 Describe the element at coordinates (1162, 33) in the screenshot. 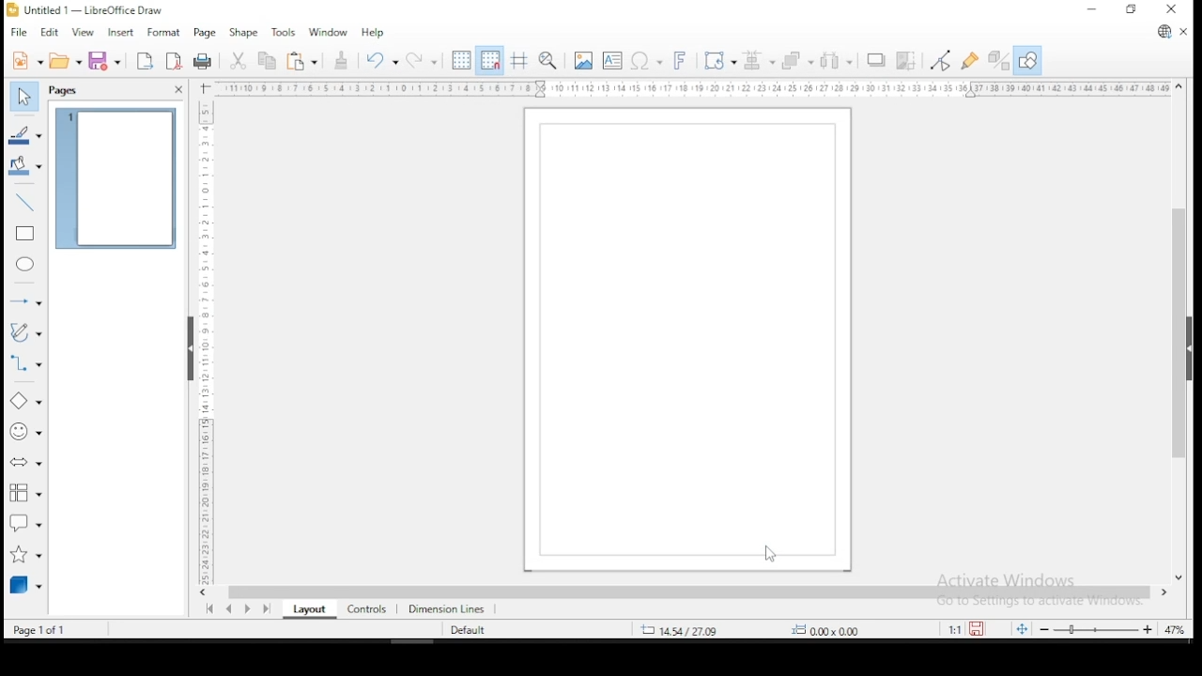

I see `libreoffice update` at that location.